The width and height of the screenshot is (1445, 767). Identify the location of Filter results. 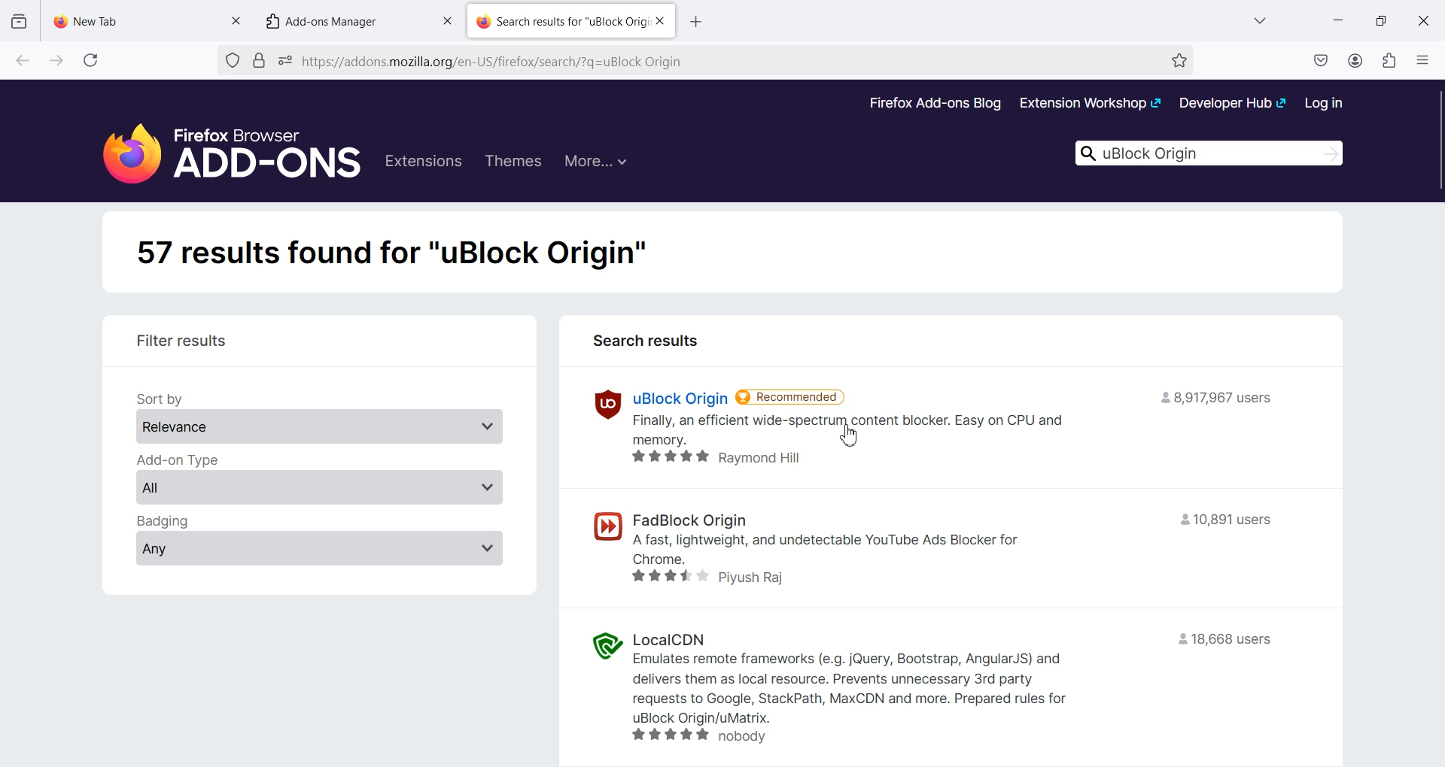
(181, 340).